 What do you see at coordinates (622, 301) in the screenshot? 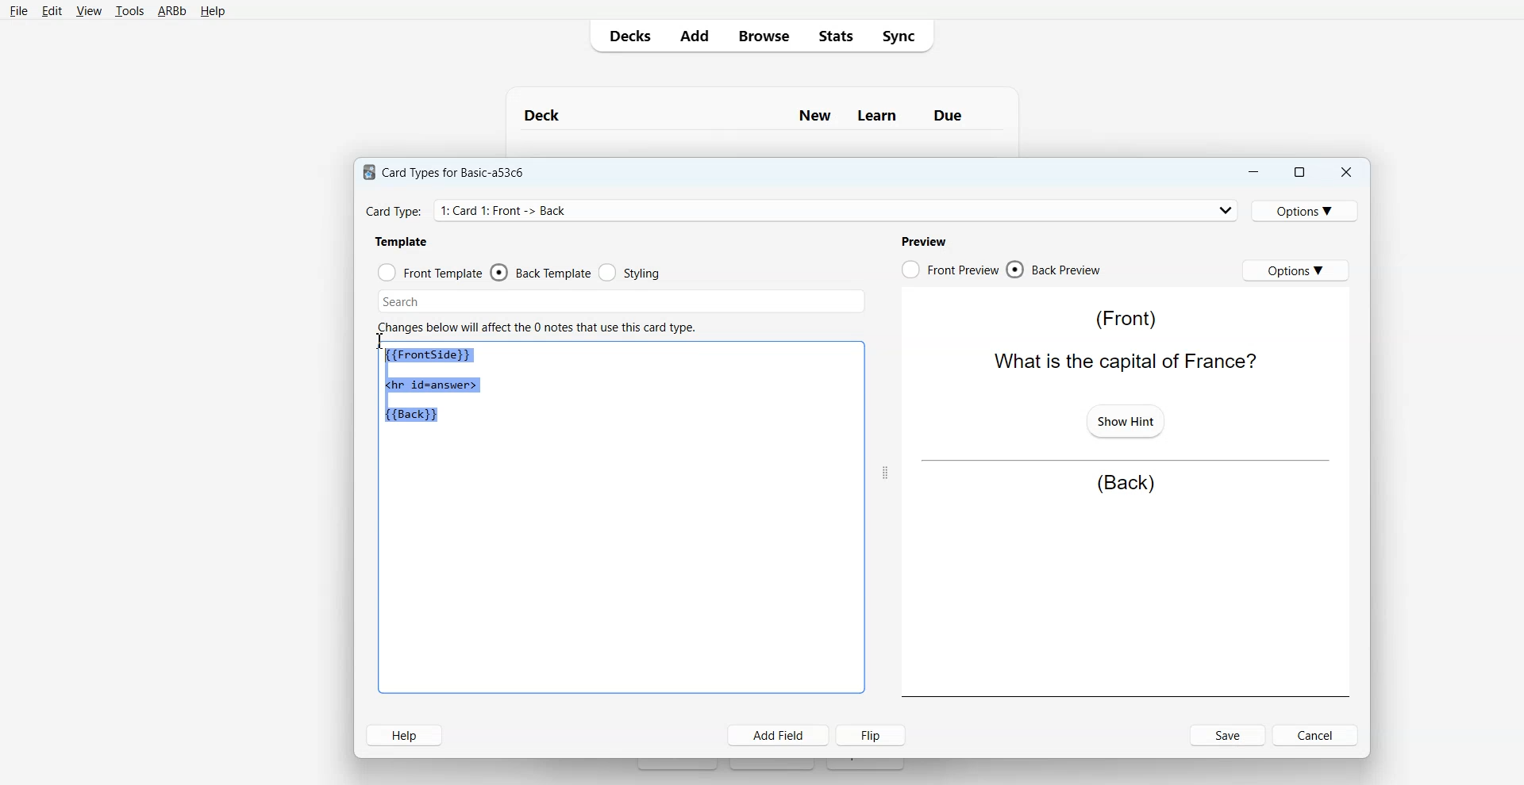
I see `Search Bar` at bounding box center [622, 301].